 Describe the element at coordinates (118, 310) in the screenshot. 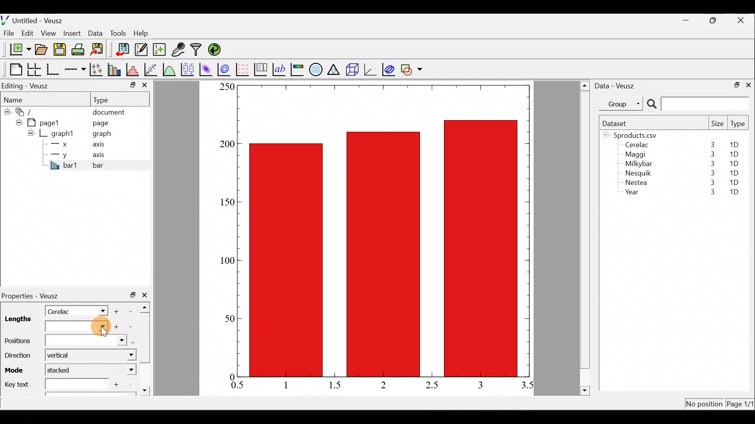

I see `Add another item` at that location.